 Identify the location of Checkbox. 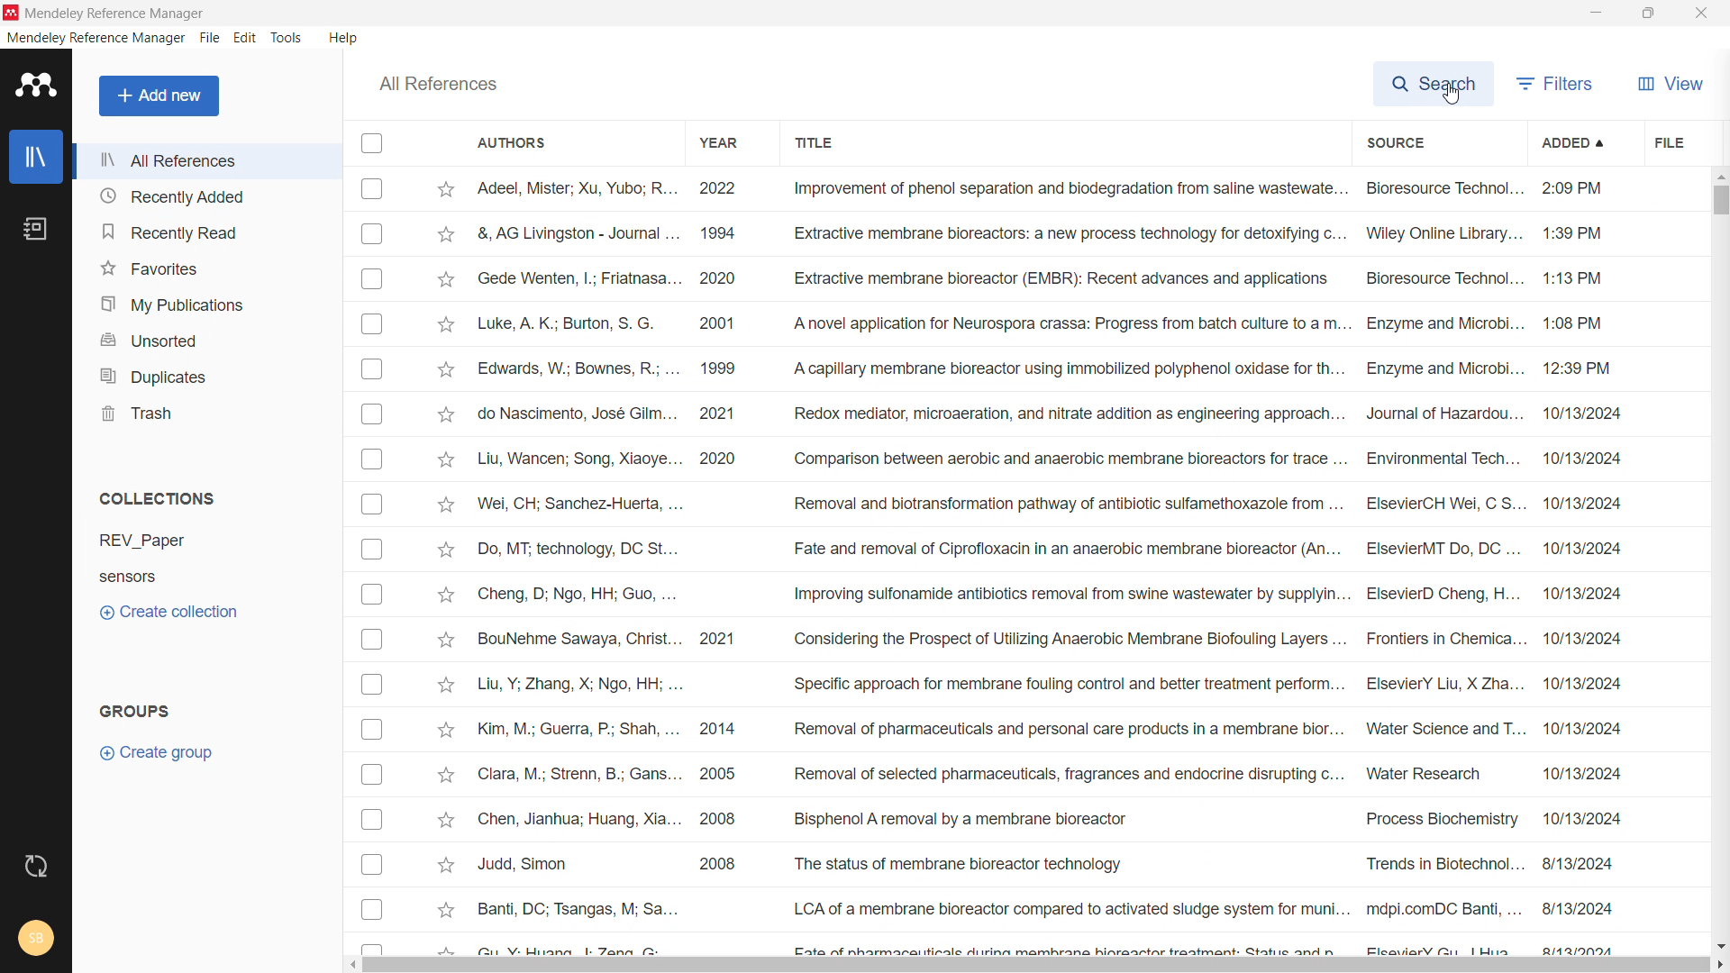
(369, 455).